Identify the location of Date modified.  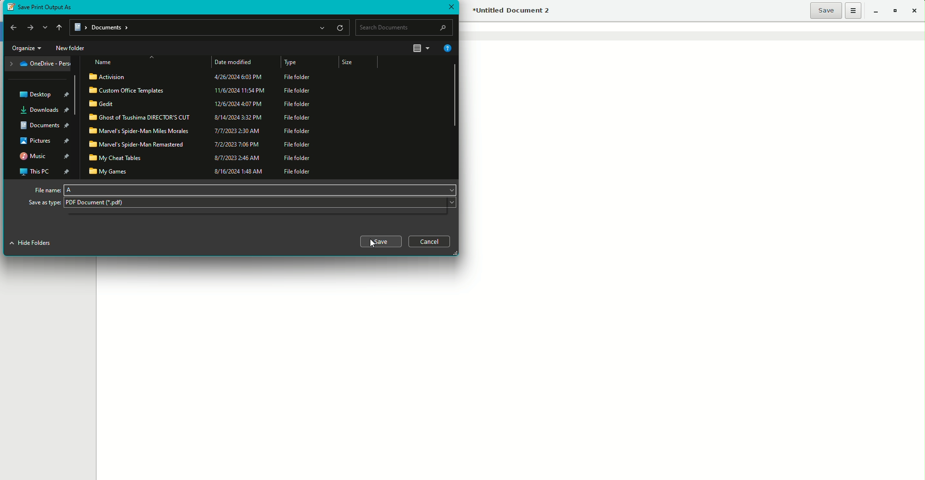
(236, 62).